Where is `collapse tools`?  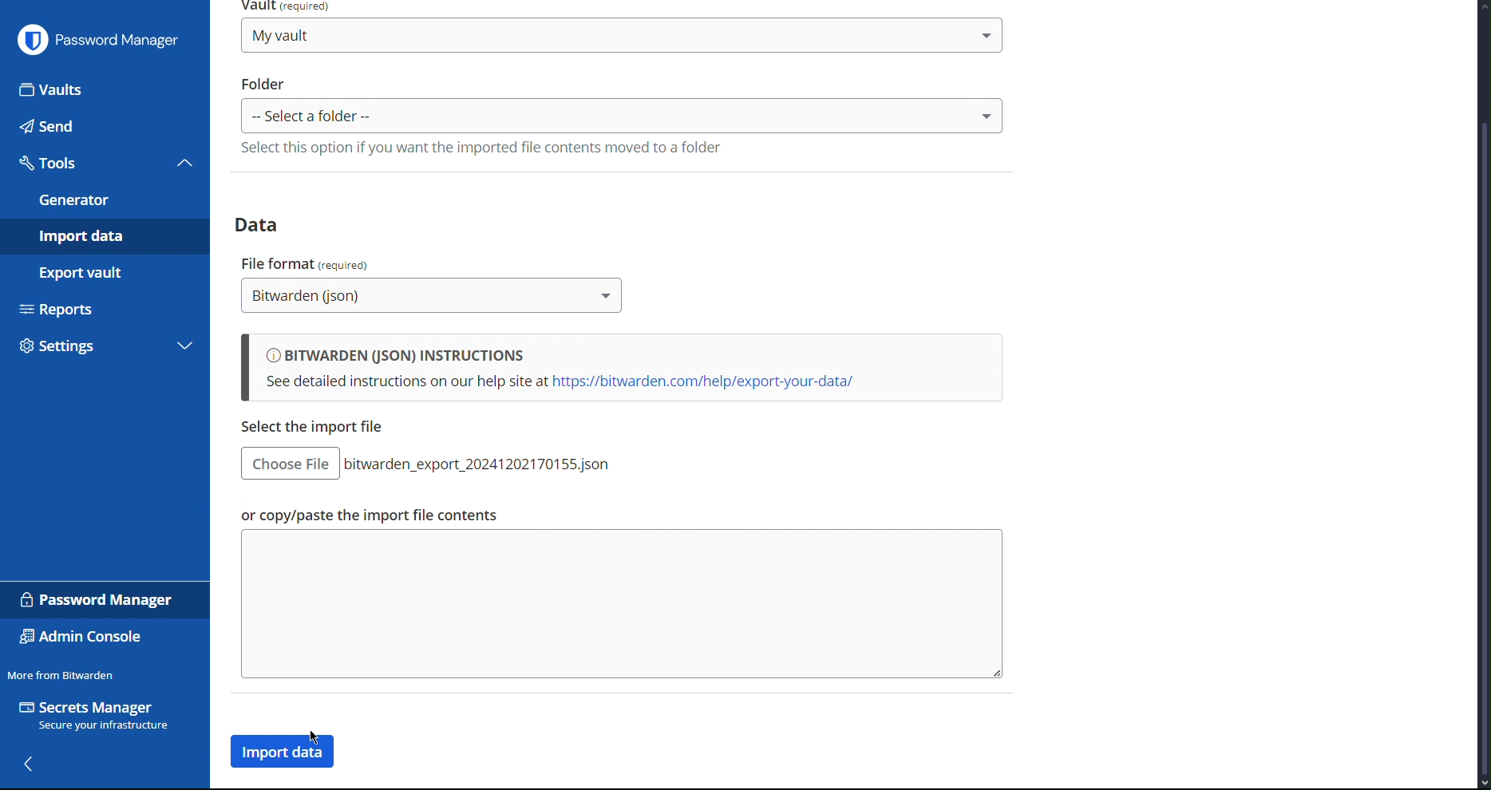 collapse tools is located at coordinates (185, 162).